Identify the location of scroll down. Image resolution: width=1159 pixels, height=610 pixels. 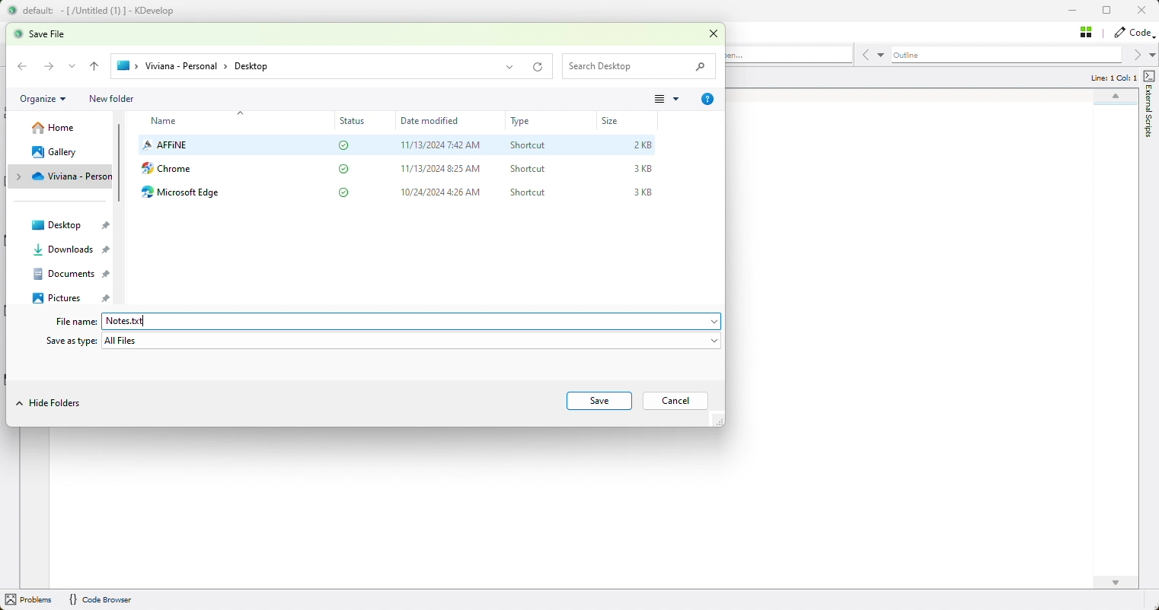
(1116, 583).